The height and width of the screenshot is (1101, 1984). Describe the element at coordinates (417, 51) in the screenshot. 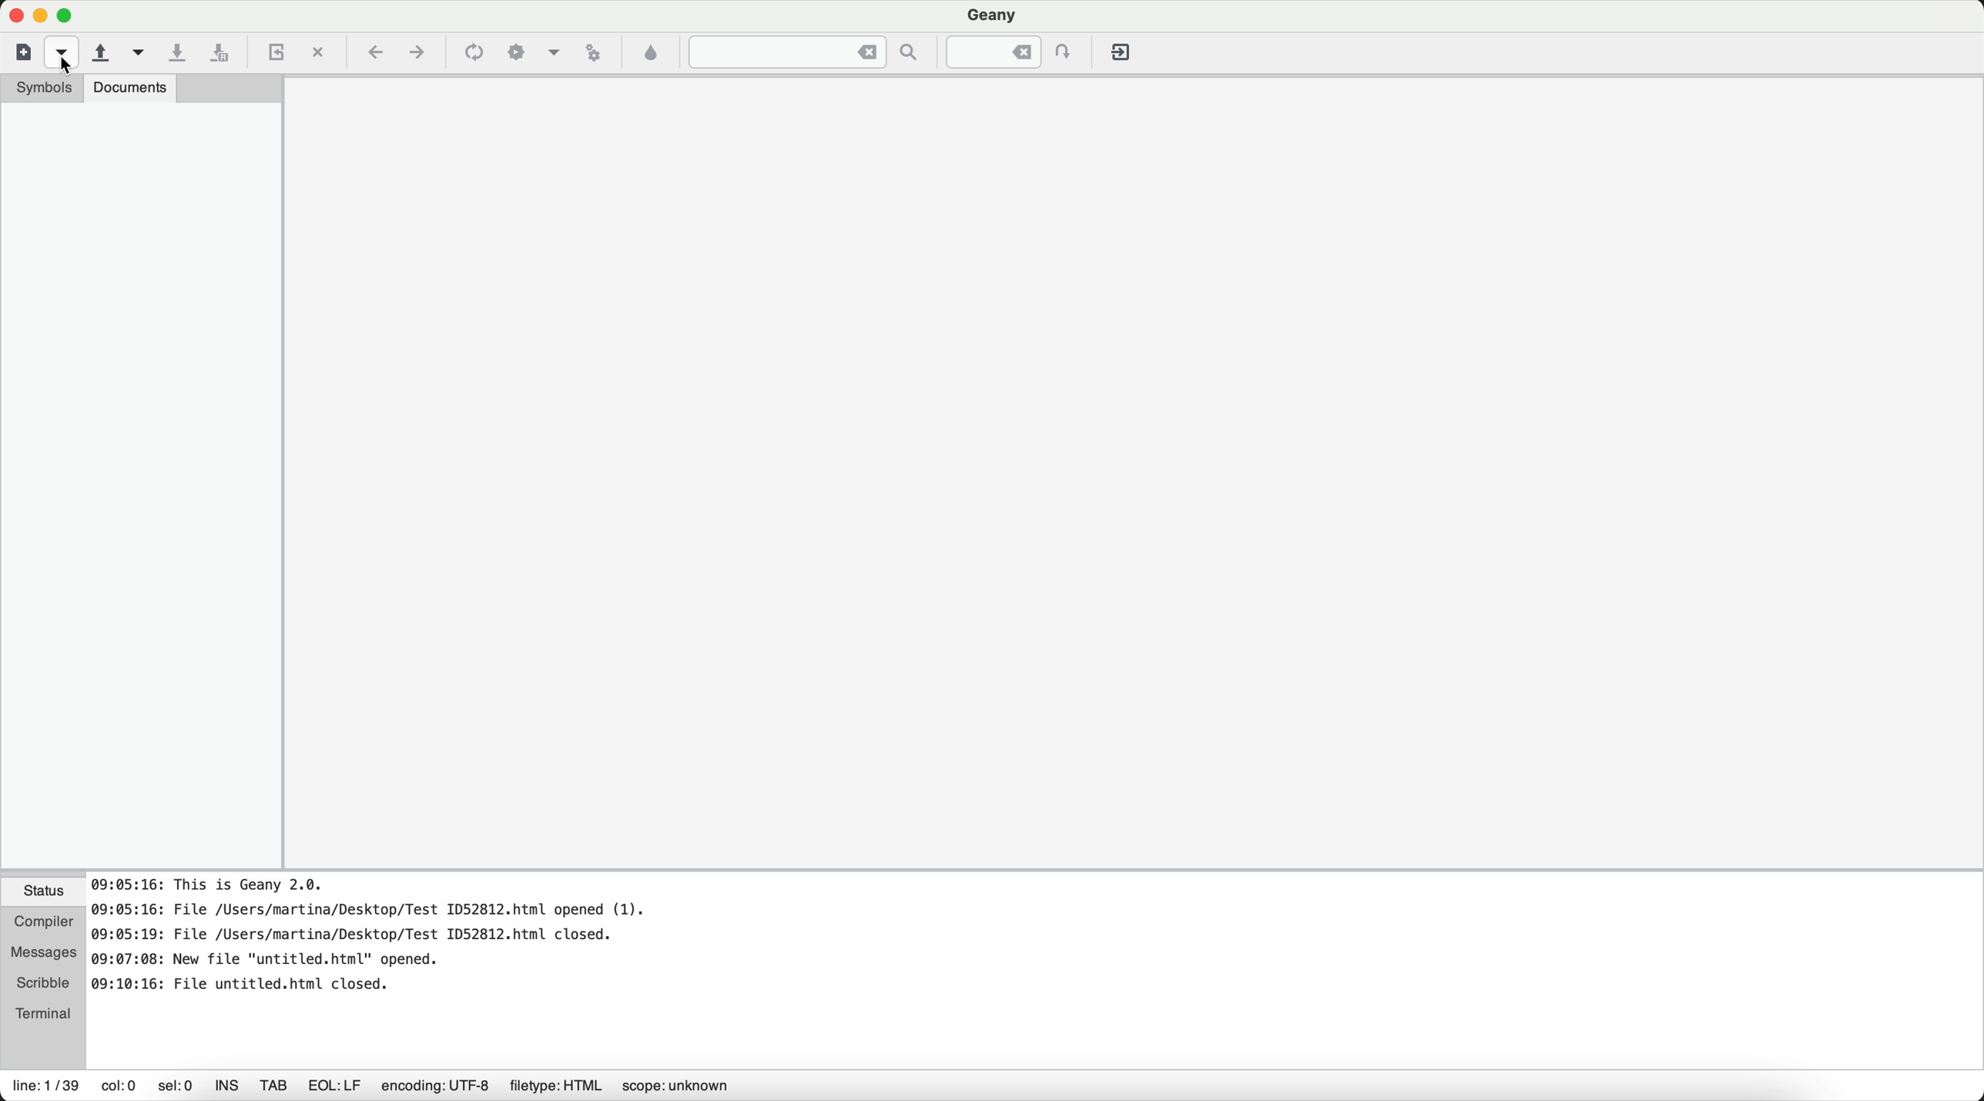

I see `navigate foward` at that location.